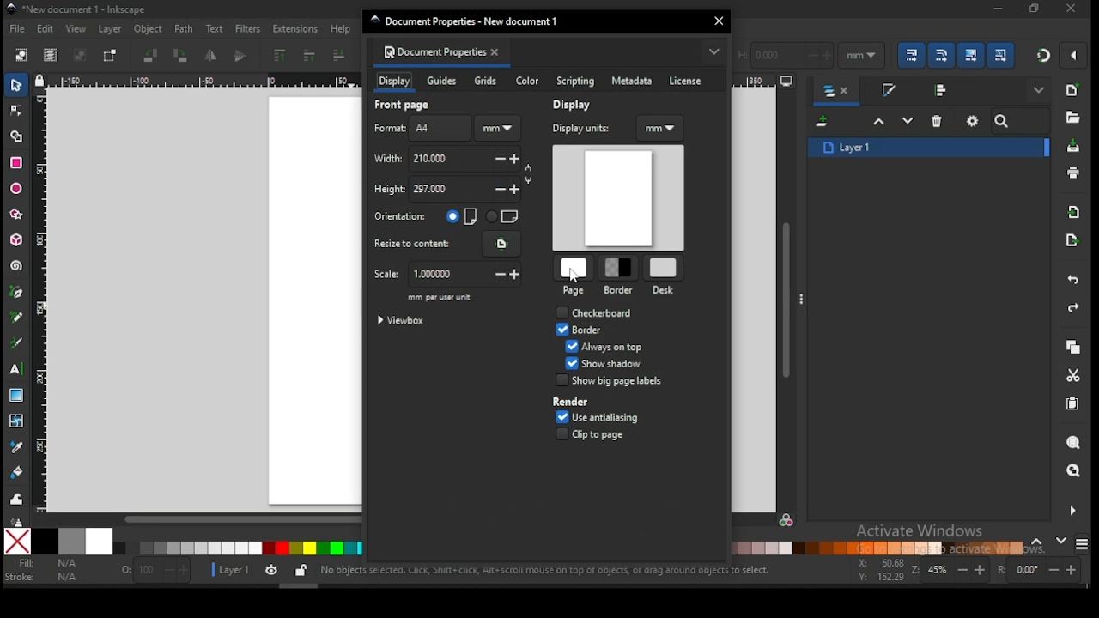 This screenshot has width=1099, height=618. What do you see at coordinates (42, 576) in the screenshot?
I see `stroke color` at bounding box center [42, 576].